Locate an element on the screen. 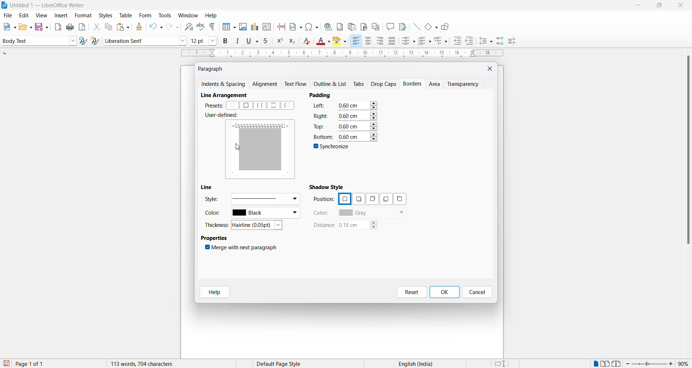 Image resolution: width=692 pixels, height=368 pixels. single page view is located at coordinates (595, 364).